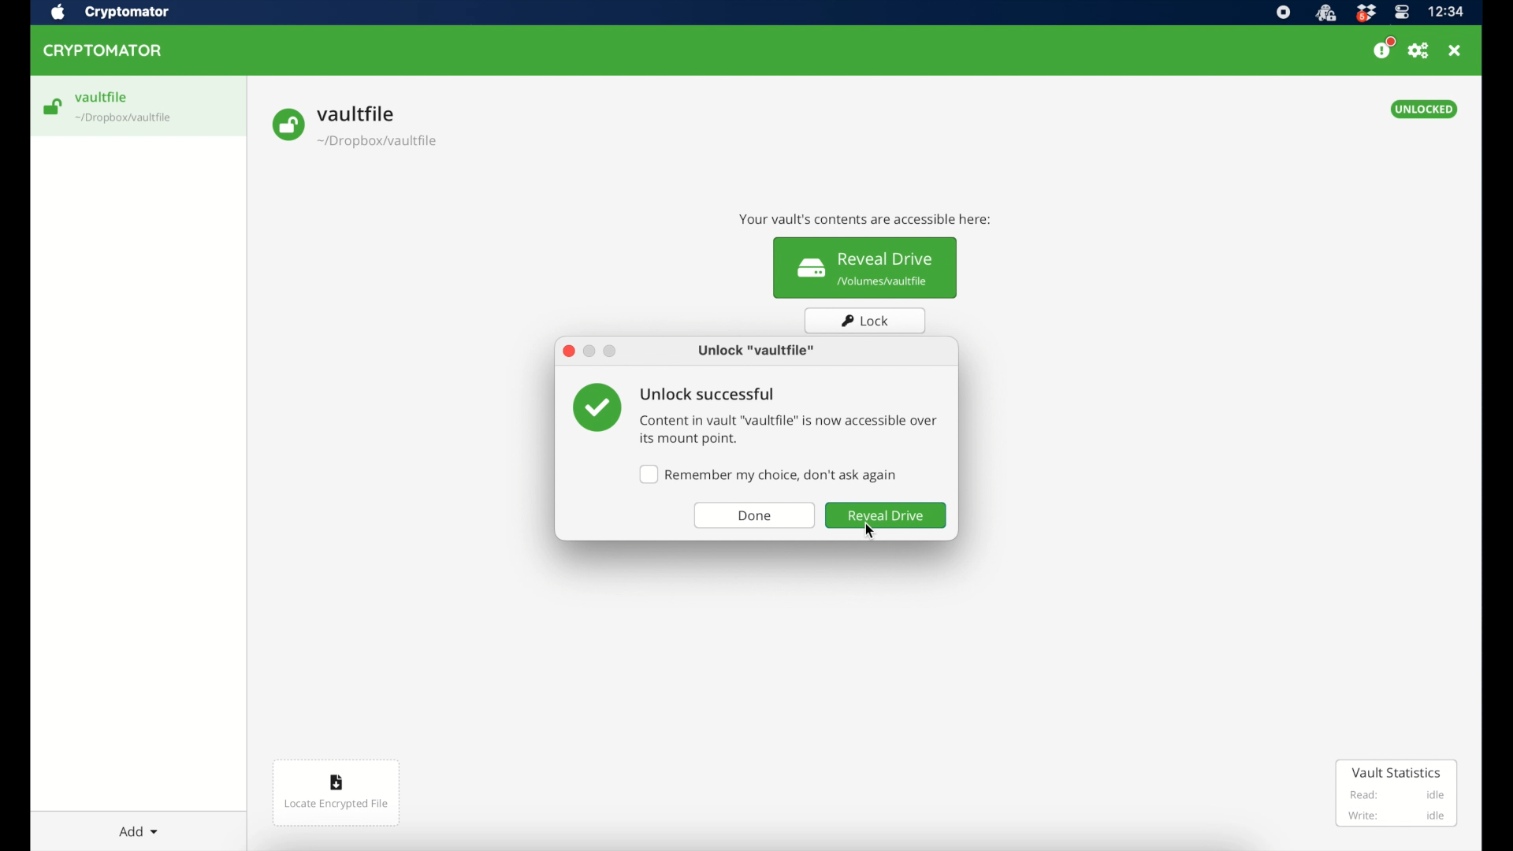 This screenshot has width=1513, height=851. I want to click on dropbox icon, so click(1366, 12).